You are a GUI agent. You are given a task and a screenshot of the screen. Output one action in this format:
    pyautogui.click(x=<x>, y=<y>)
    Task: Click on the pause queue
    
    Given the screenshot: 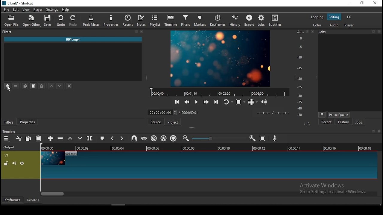 What is the action you would take?
    pyautogui.click(x=339, y=115)
    